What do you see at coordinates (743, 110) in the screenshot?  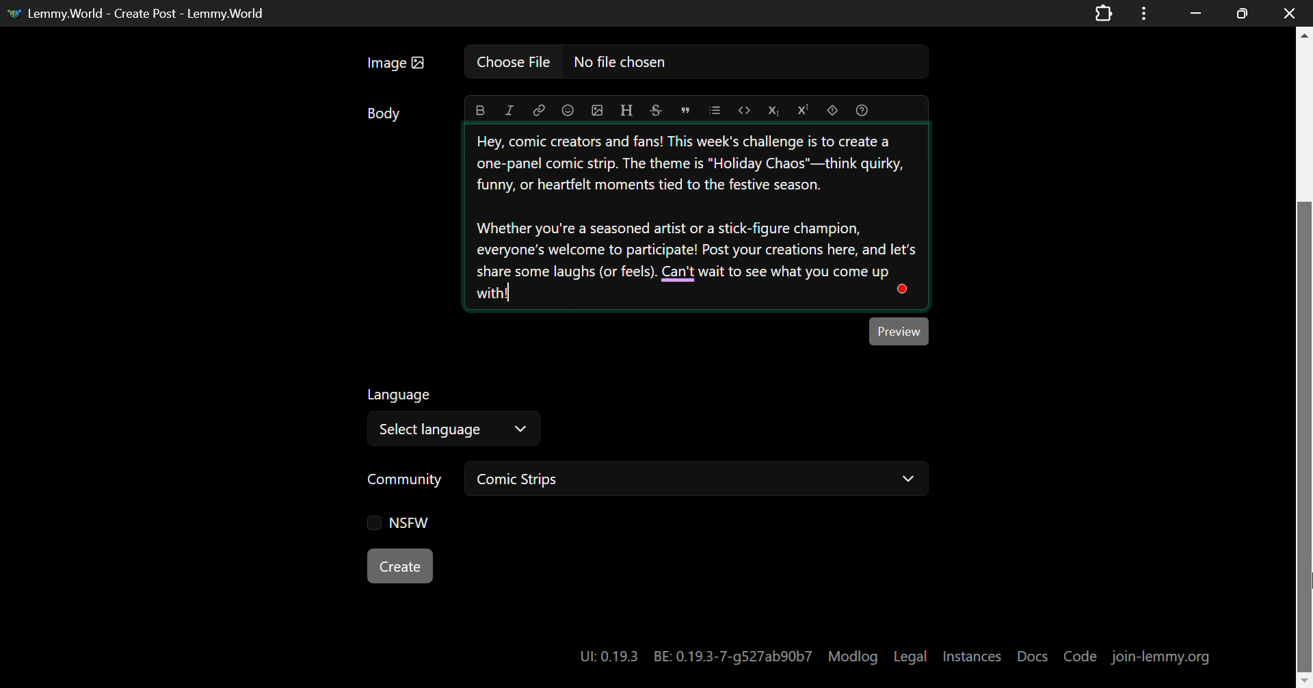 I see `Code` at bounding box center [743, 110].